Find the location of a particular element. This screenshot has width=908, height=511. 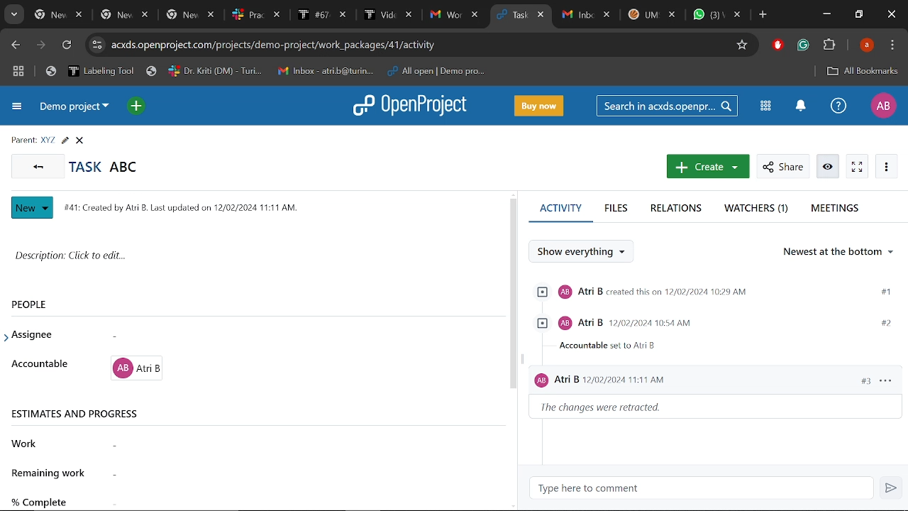

activity history: Atri B 12/02/2024 11:11 AM  is located at coordinates (716, 383).